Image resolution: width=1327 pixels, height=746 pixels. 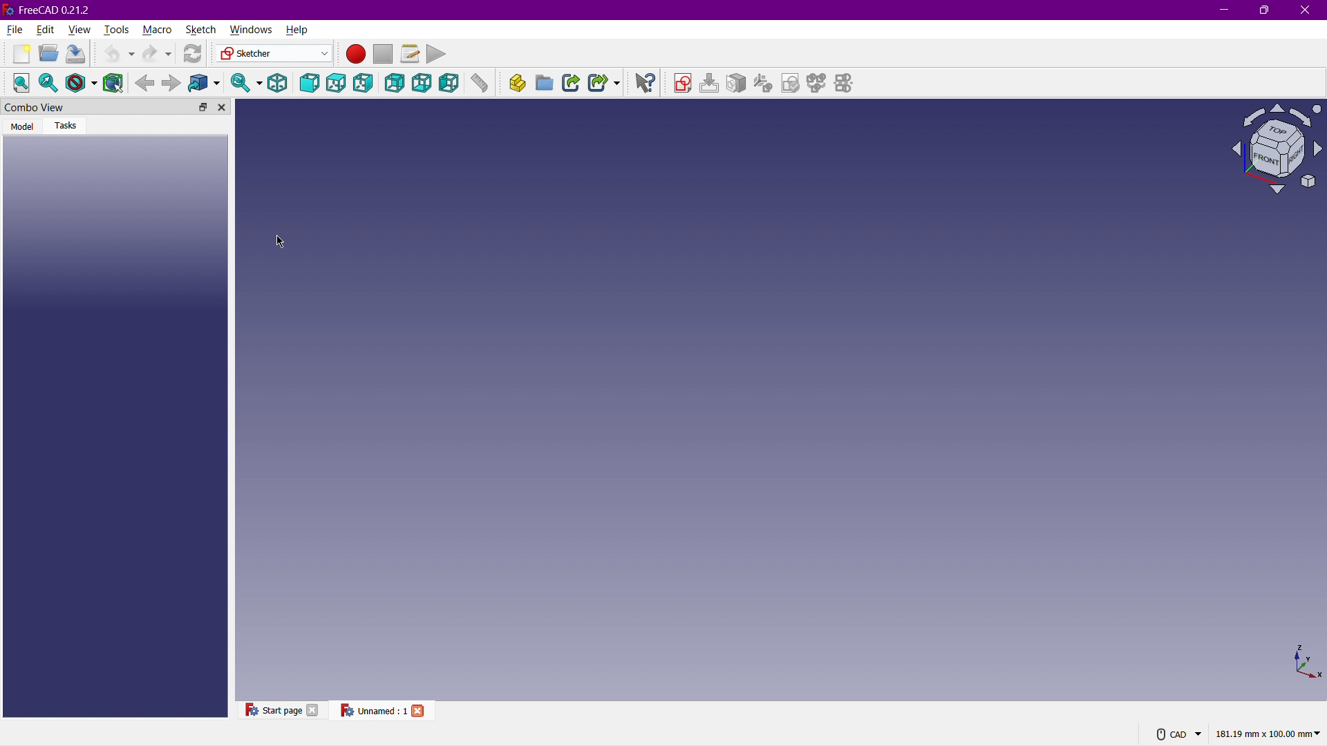 I want to click on Help, so click(x=298, y=29).